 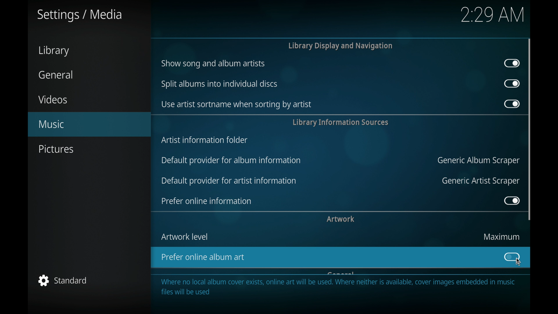 What do you see at coordinates (512, 84) in the screenshot?
I see `toggle button` at bounding box center [512, 84].